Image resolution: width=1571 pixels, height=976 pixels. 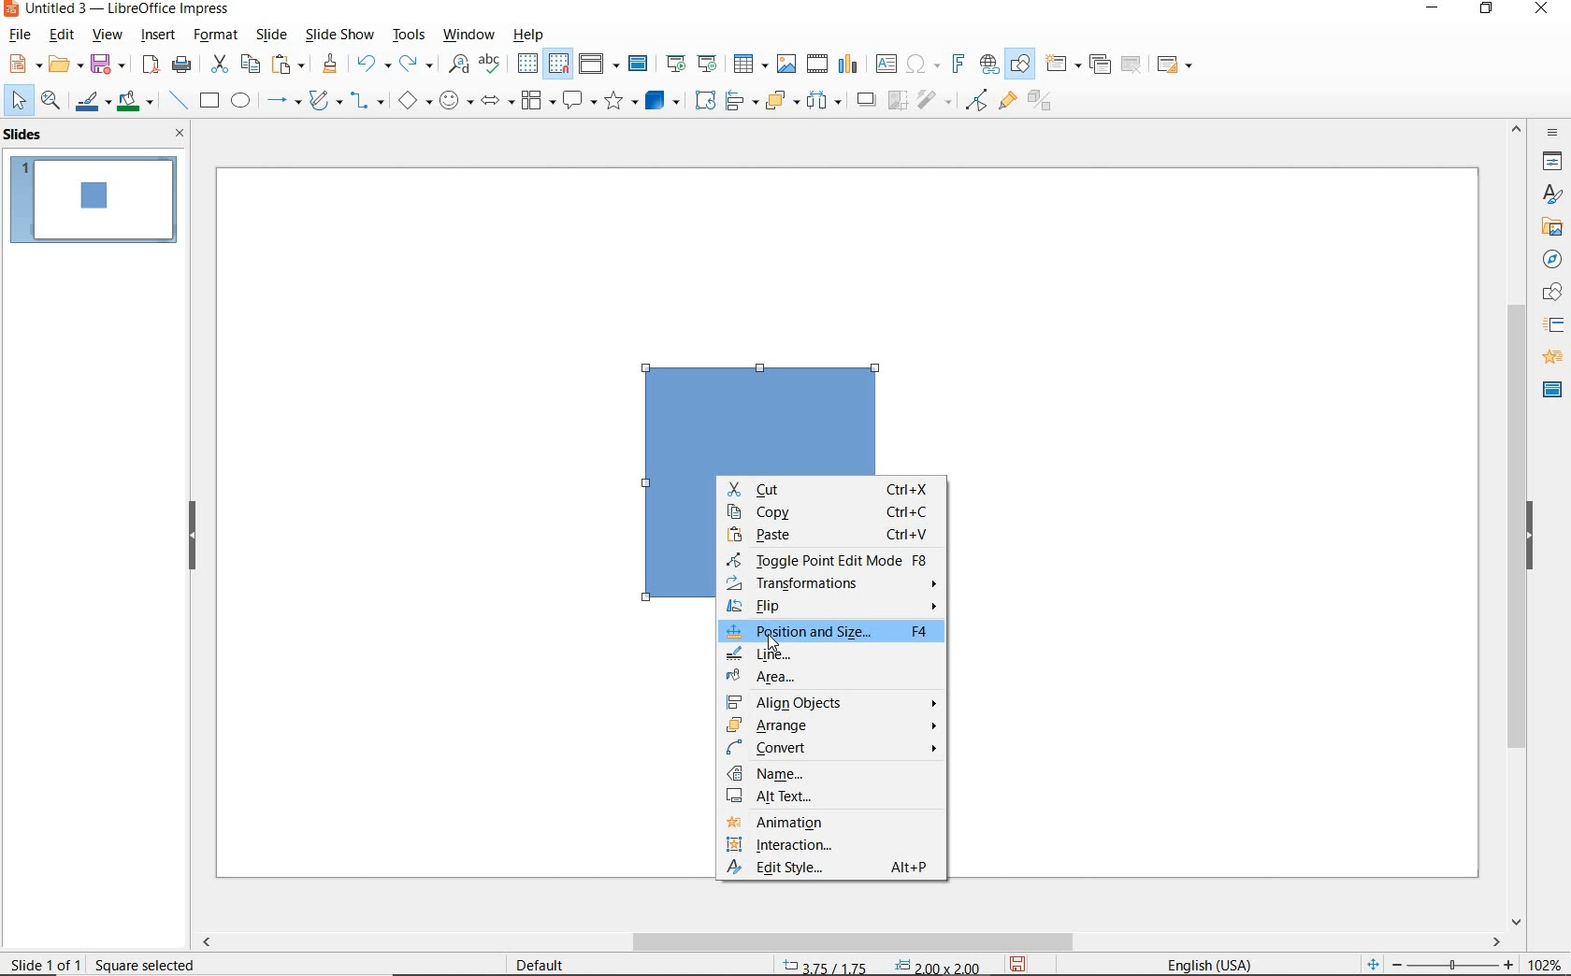 What do you see at coordinates (829, 564) in the screenshot?
I see `TOGGLE POINT EDIT MODE` at bounding box center [829, 564].